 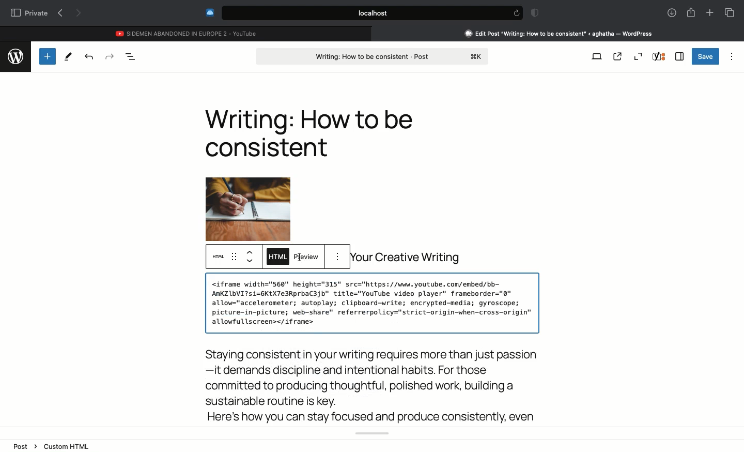 I want to click on HTML, so click(x=276, y=258).